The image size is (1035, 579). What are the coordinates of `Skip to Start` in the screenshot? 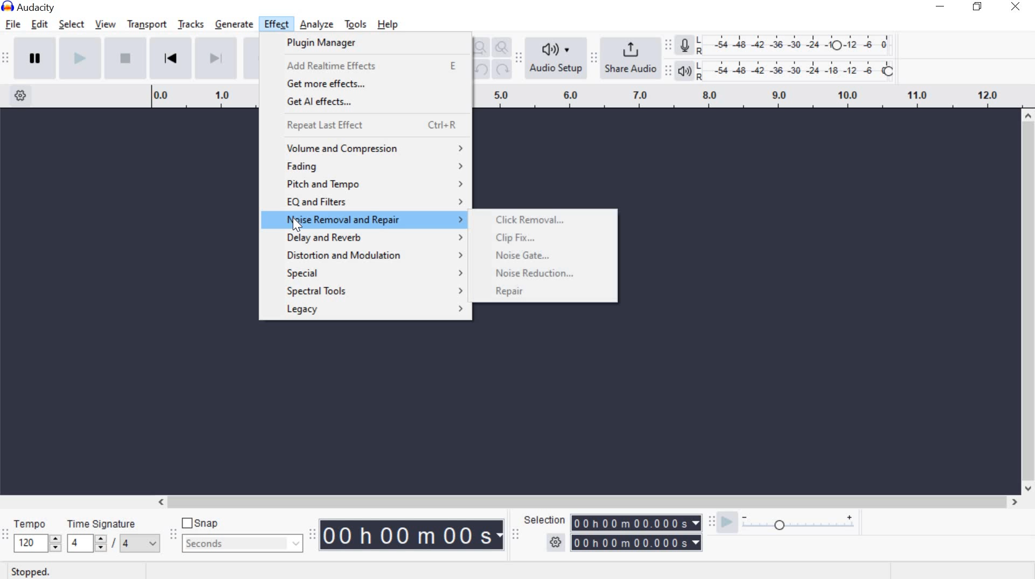 It's located at (172, 59).